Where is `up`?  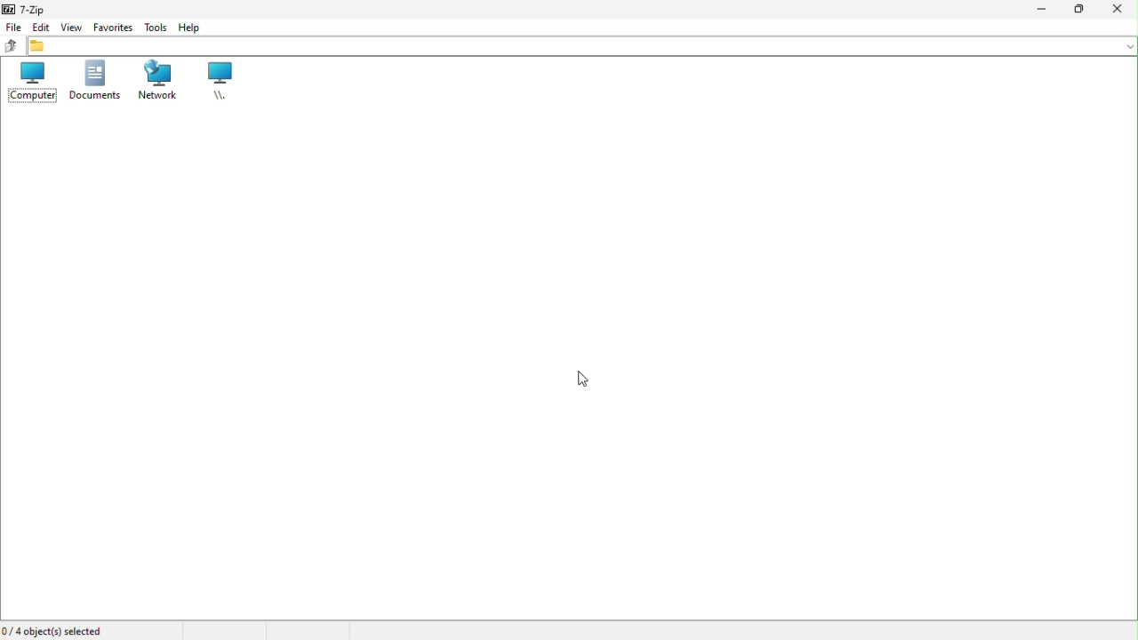
up is located at coordinates (12, 47).